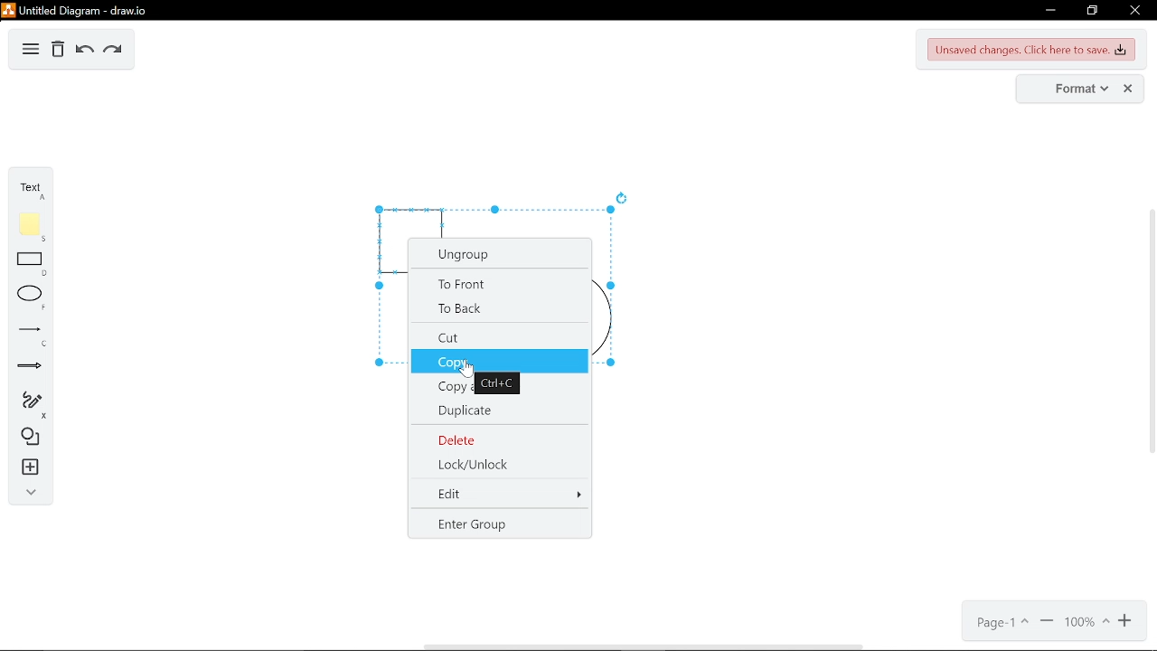  I want to click on shapes, so click(27, 438).